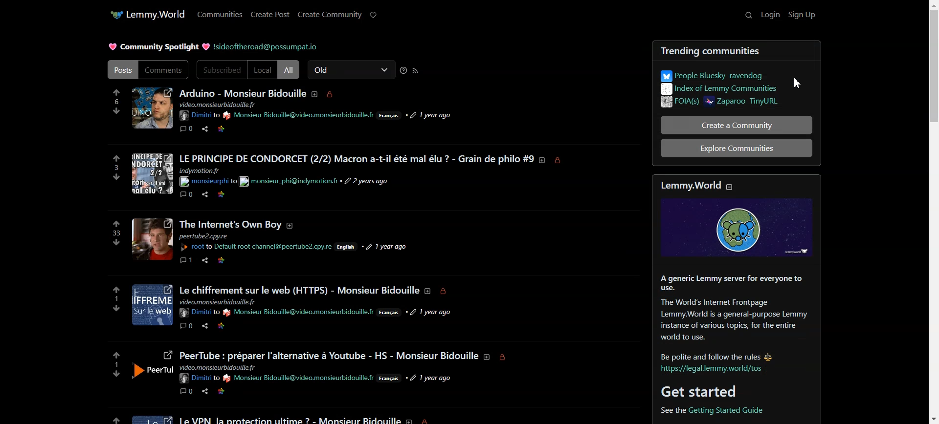  I want to click on , so click(219, 367).